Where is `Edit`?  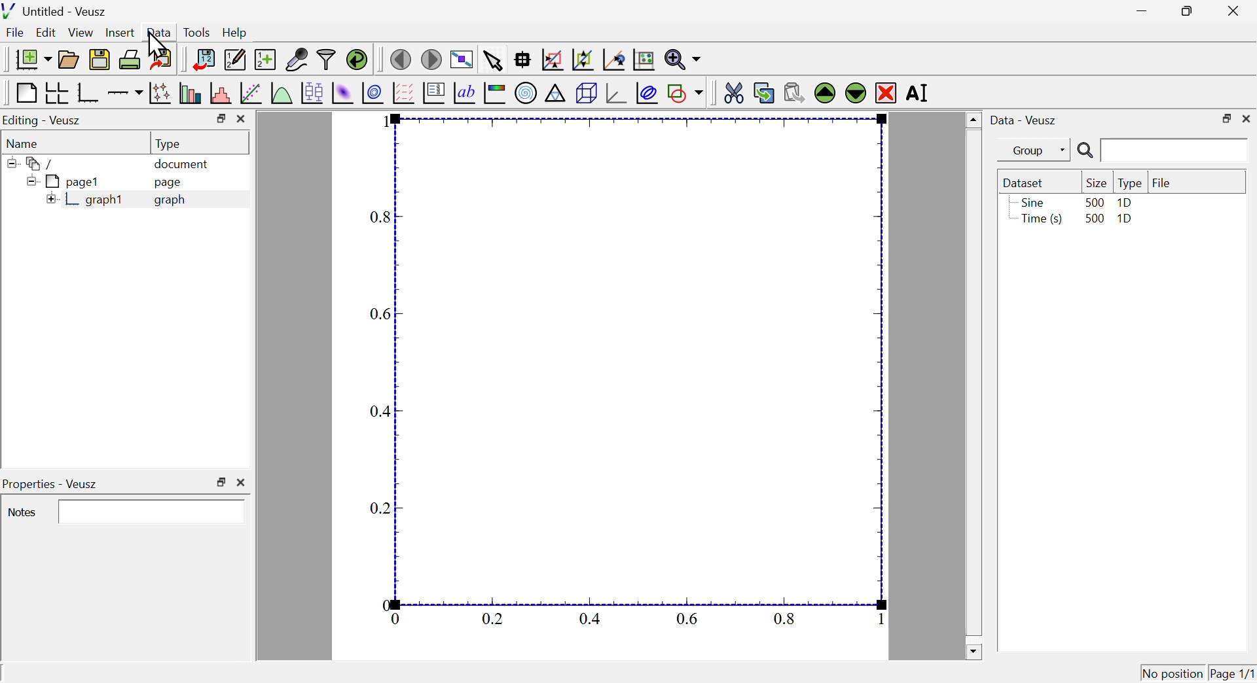
Edit is located at coordinates (46, 33).